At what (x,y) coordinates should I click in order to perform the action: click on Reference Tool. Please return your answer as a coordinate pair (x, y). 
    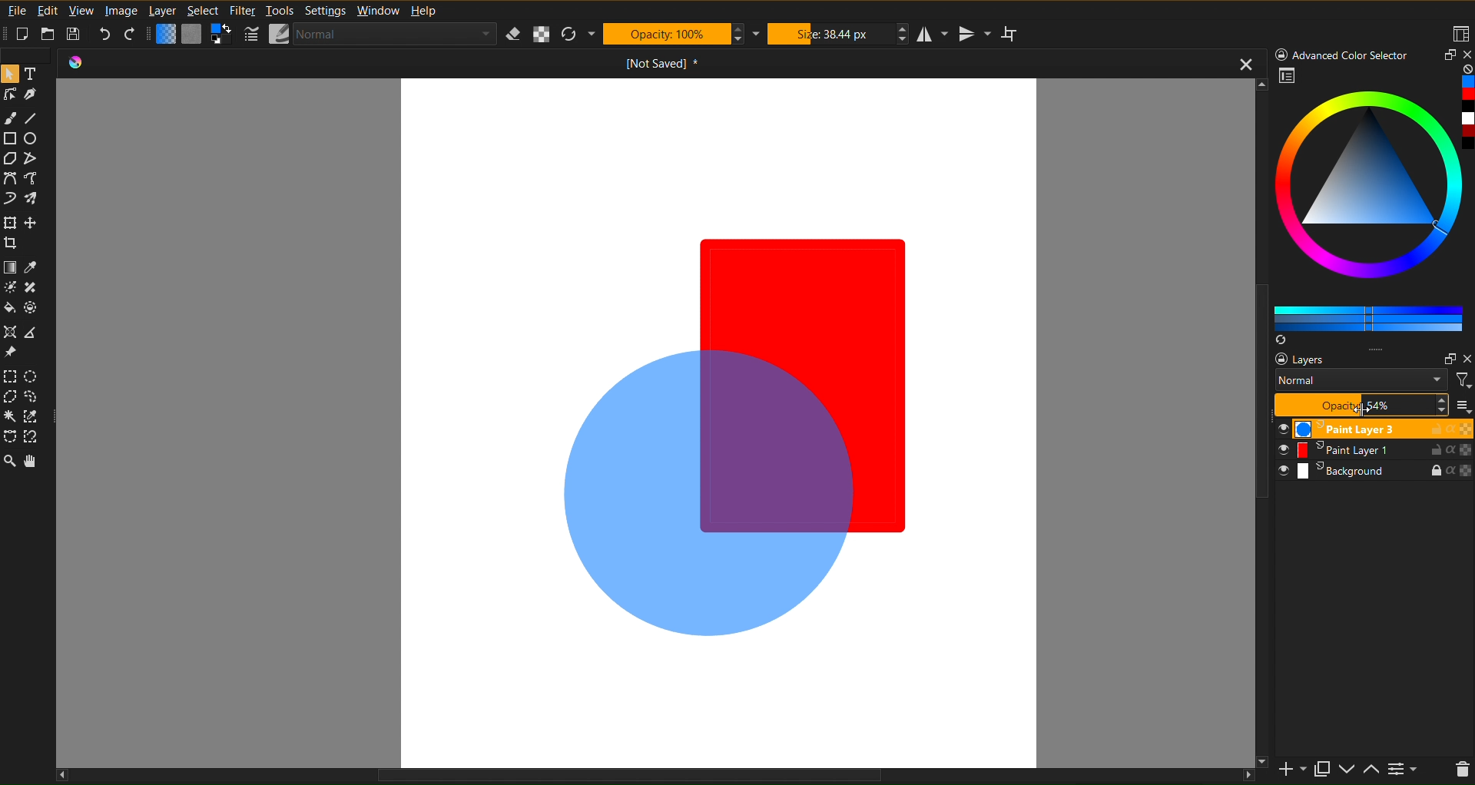
    Looking at the image, I should click on (13, 333).